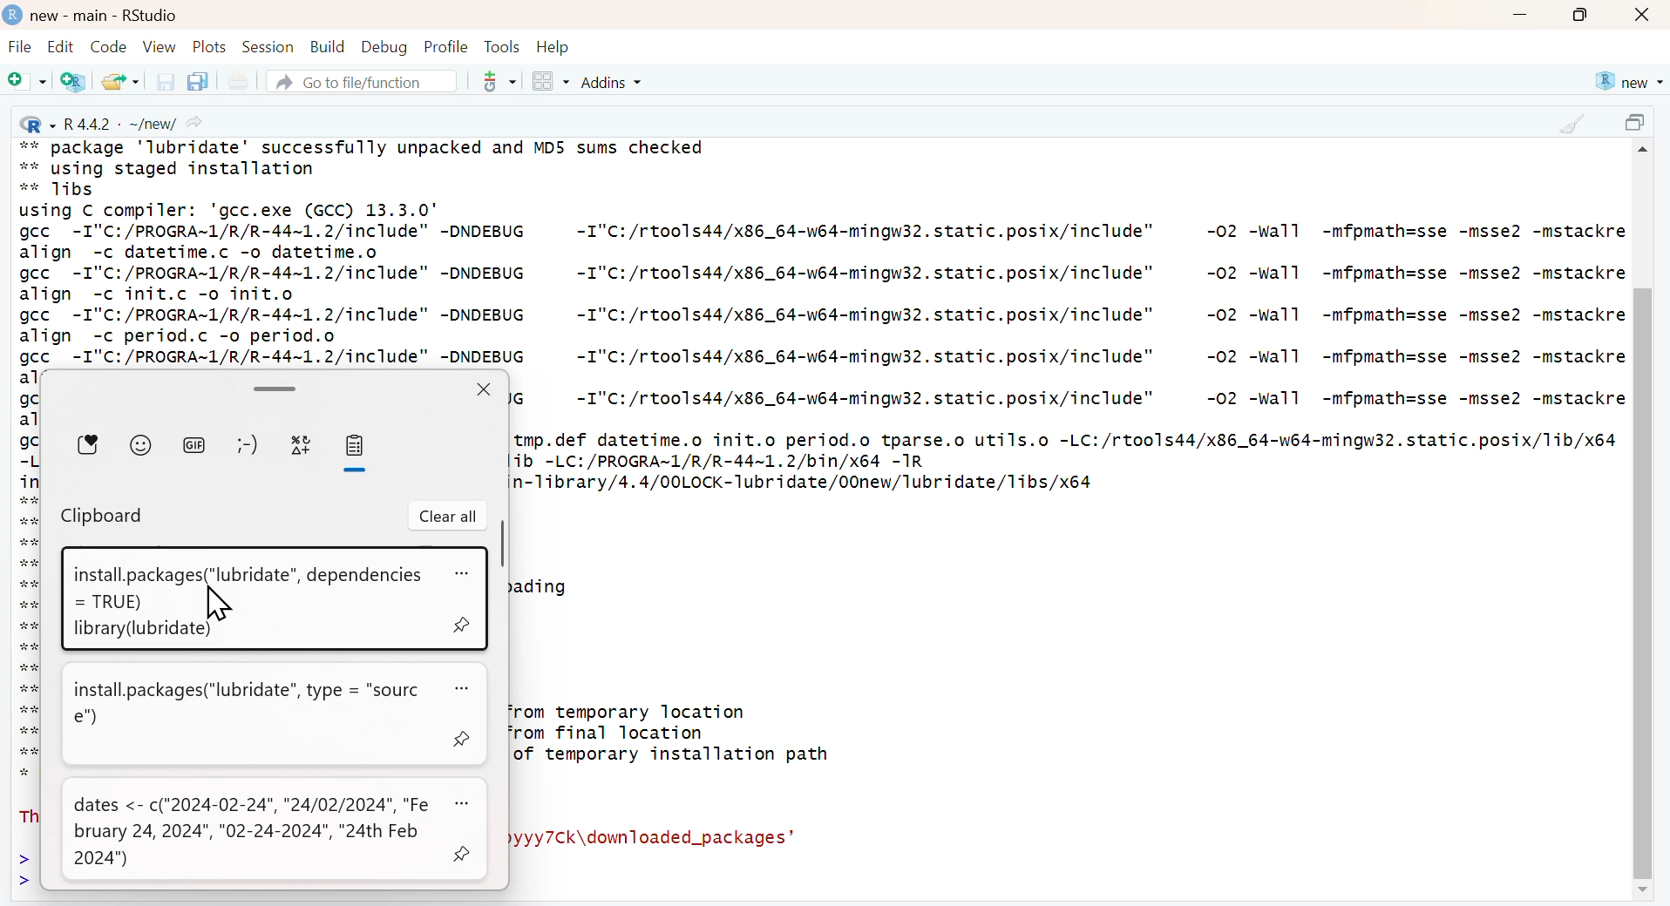 The width and height of the screenshot is (1670, 906). I want to click on pin, so click(465, 740).